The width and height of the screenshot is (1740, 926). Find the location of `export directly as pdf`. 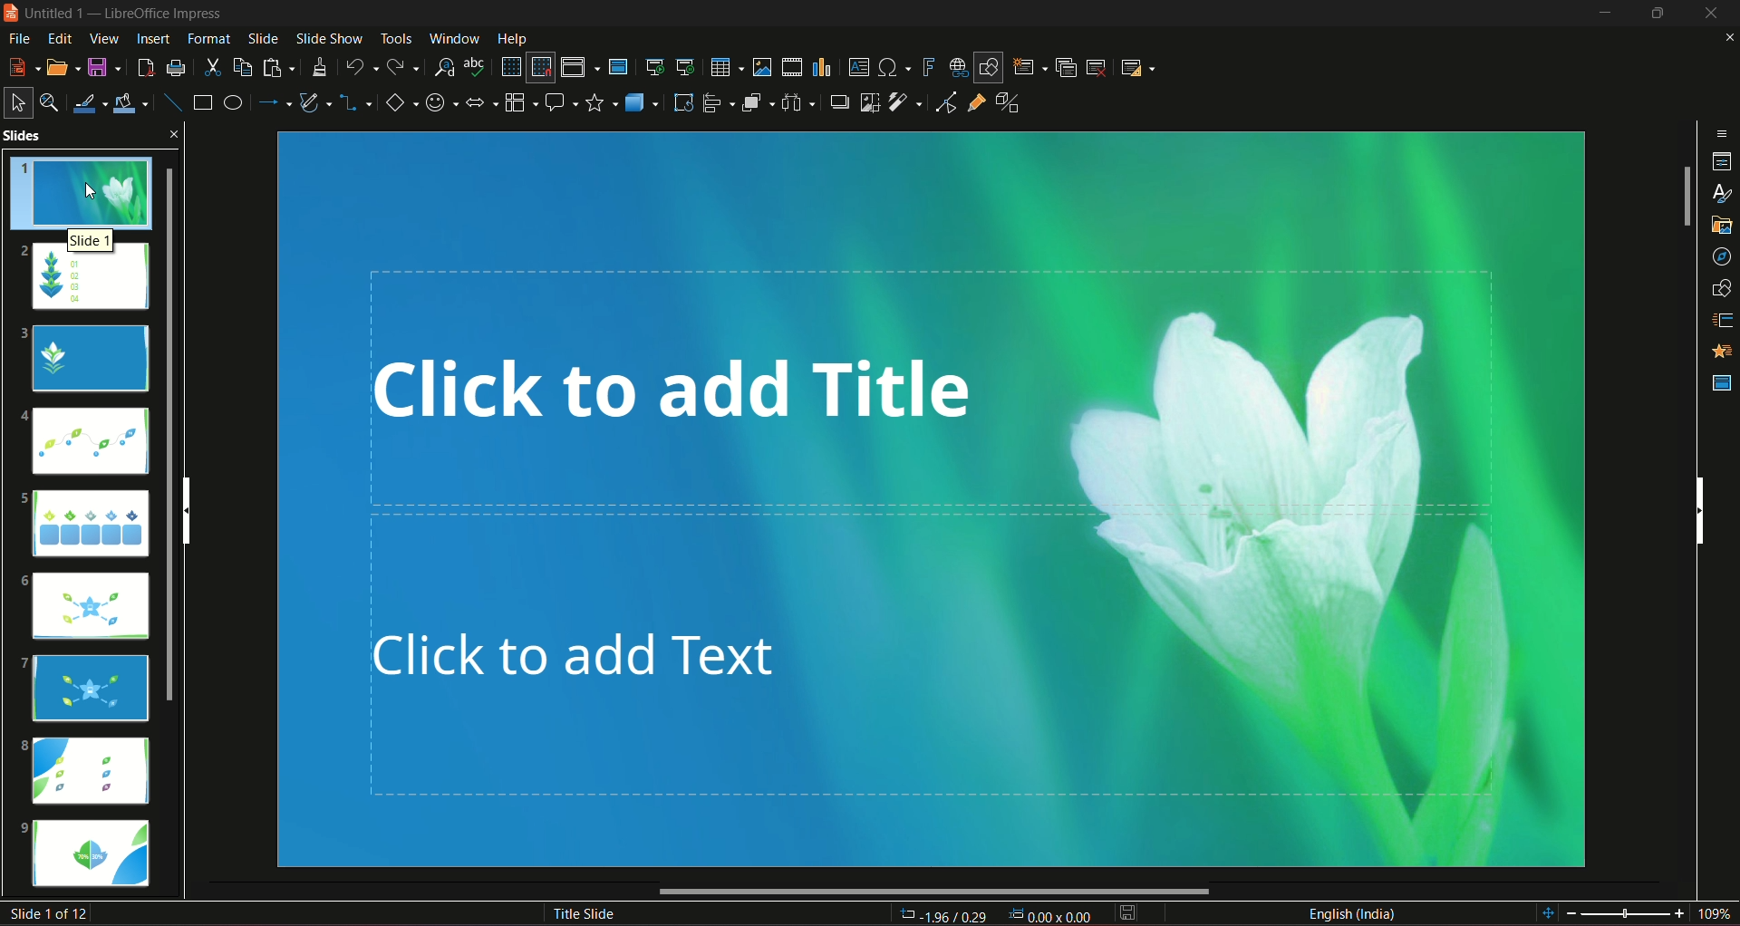

export directly as pdf is located at coordinates (145, 65).